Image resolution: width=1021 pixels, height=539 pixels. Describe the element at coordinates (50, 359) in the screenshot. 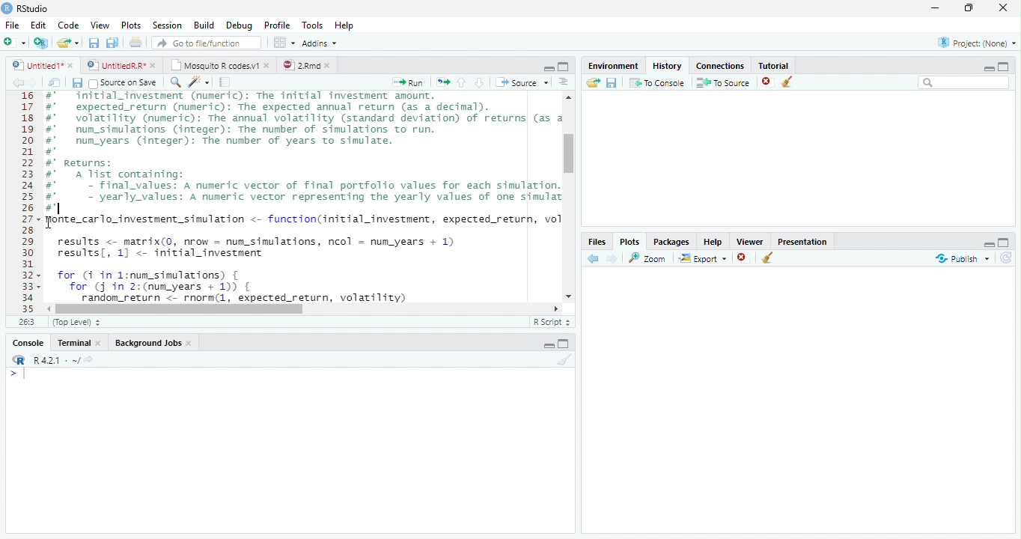

I see `R 4.2.1 ~/` at that location.